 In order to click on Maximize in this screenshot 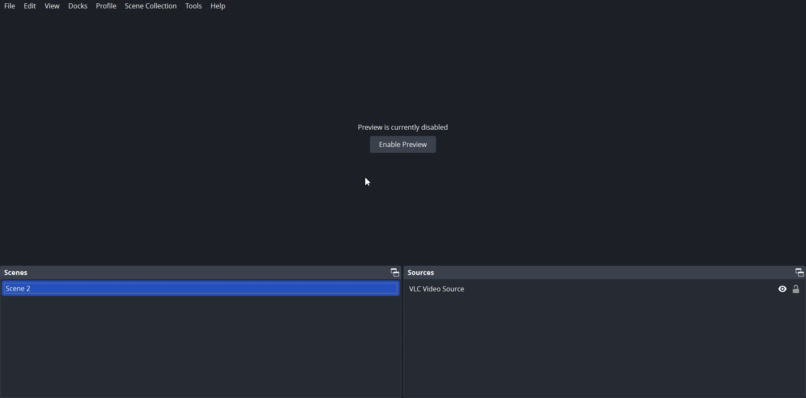, I will do `click(798, 271)`.